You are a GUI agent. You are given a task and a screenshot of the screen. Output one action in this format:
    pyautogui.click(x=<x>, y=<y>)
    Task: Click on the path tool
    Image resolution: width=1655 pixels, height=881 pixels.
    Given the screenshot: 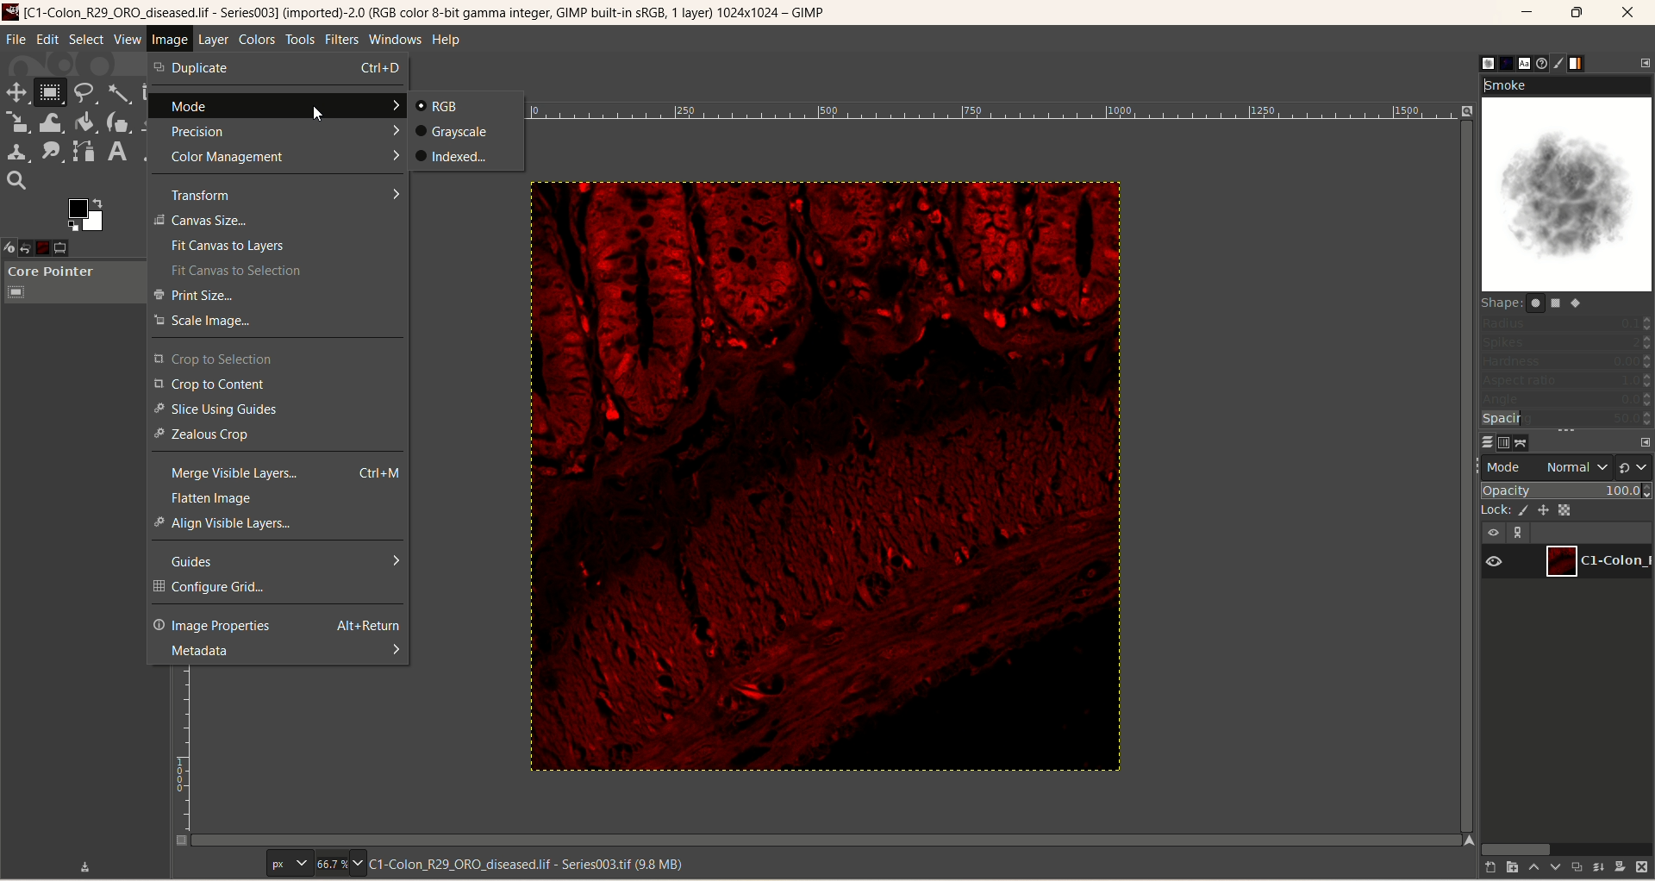 What is the action you would take?
    pyautogui.click(x=84, y=151)
    